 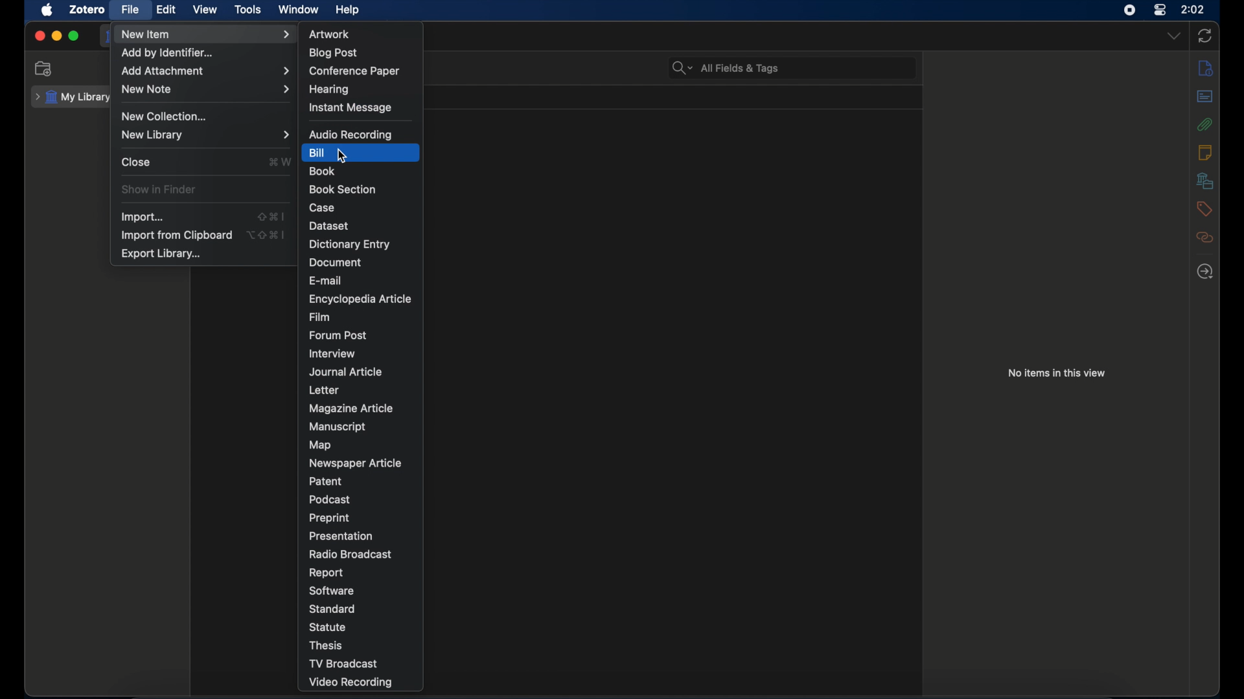 What do you see at coordinates (1161, 10) in the screenshot?
I see `control center` at bounding box center [1161, 10].